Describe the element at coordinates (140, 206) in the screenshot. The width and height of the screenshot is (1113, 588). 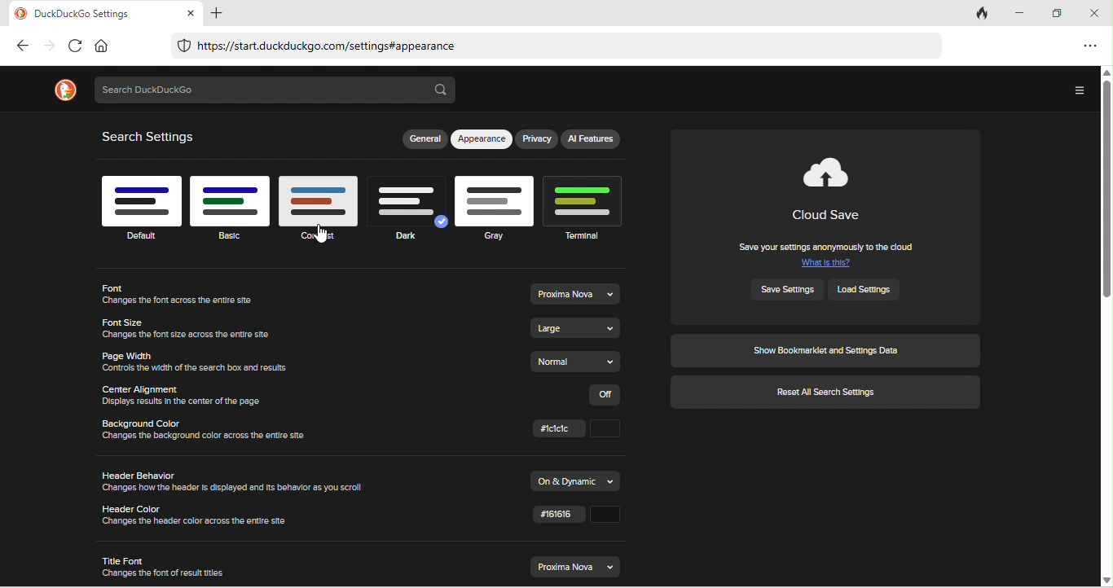
I see `default` at that location.